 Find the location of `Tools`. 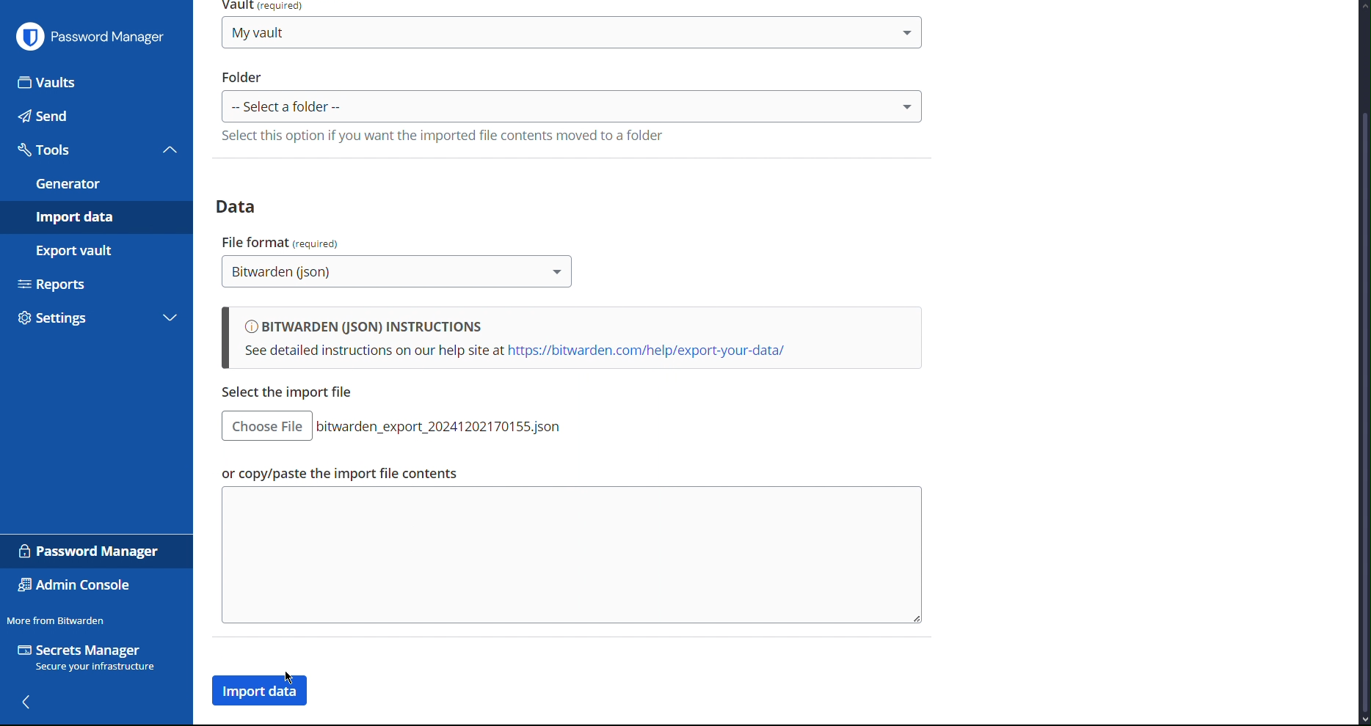

Tools is located at coordinates (78, 150).